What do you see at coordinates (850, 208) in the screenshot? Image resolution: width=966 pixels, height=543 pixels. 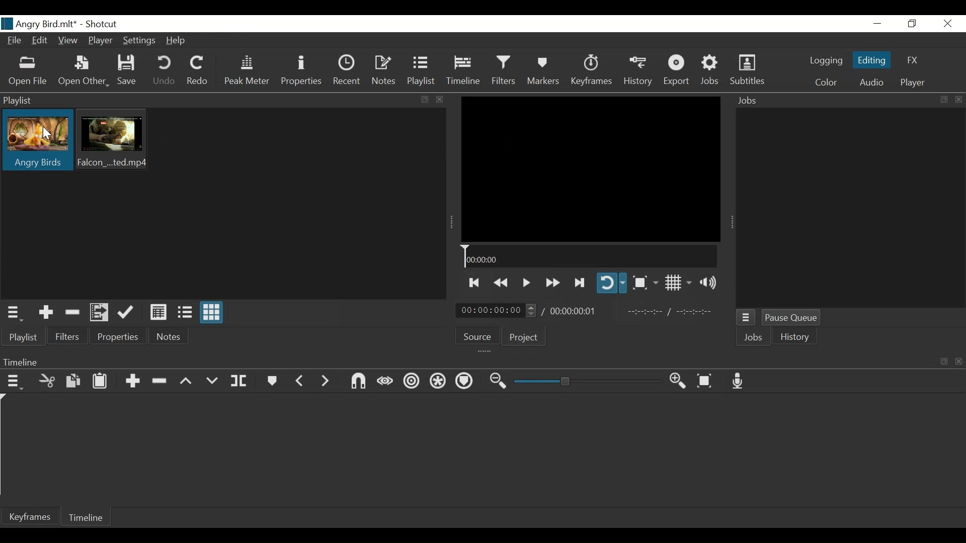 I see `Jobs Panel` at bounding box center [850, 208].